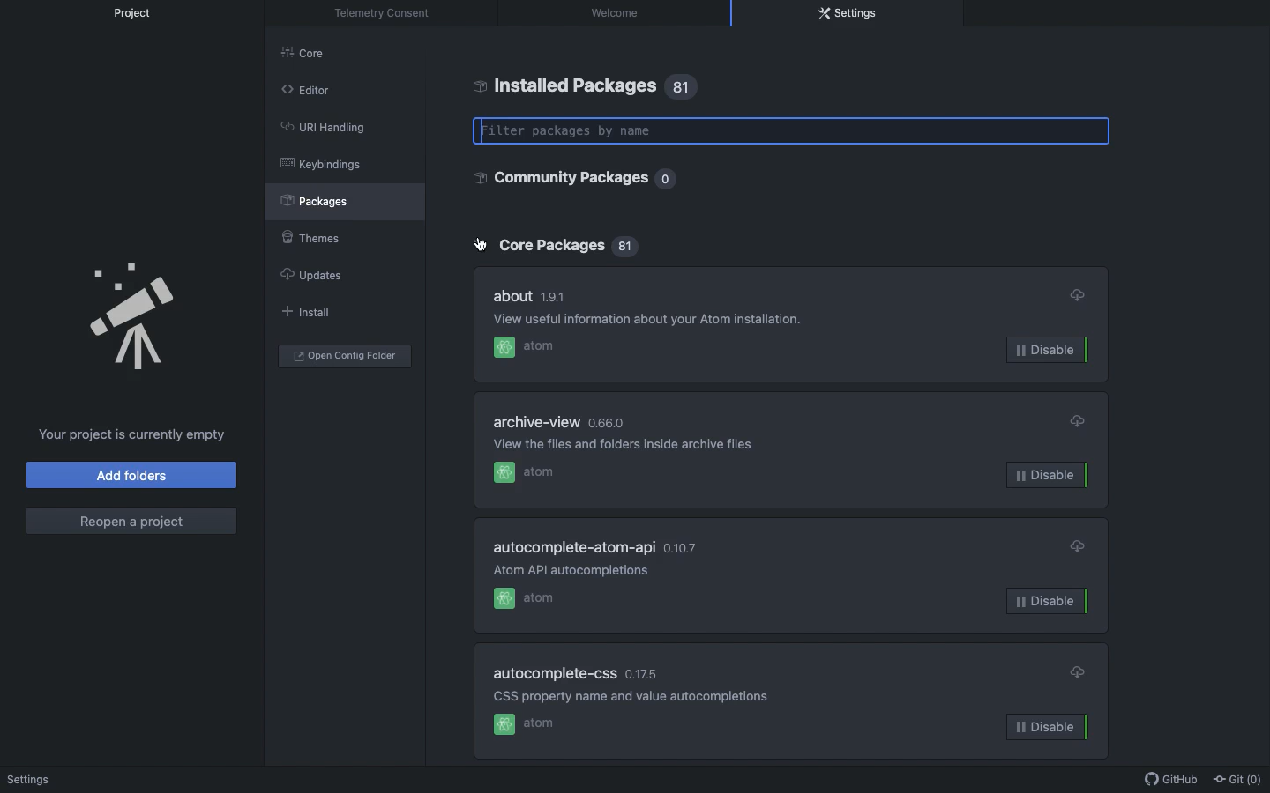 This screenshot has width=1270, height=793. Describe the element at coordinates (1167, 780) in the screenshot. I see `GitHub` at that location.